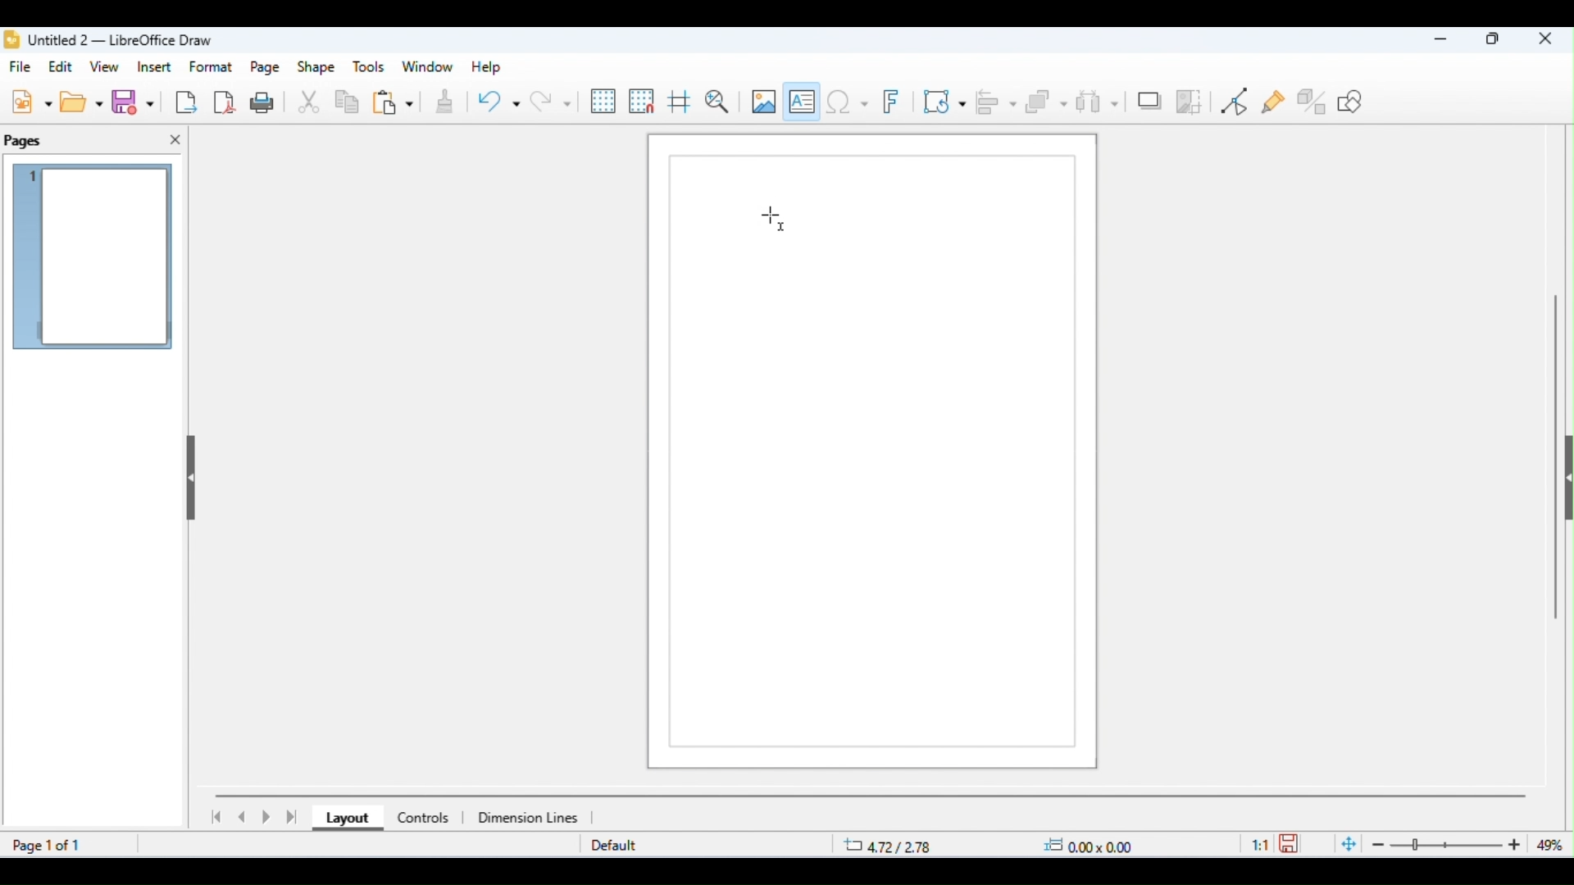 This screenshot has width=1574, height=885. I want to click on view, so click(107, 68).